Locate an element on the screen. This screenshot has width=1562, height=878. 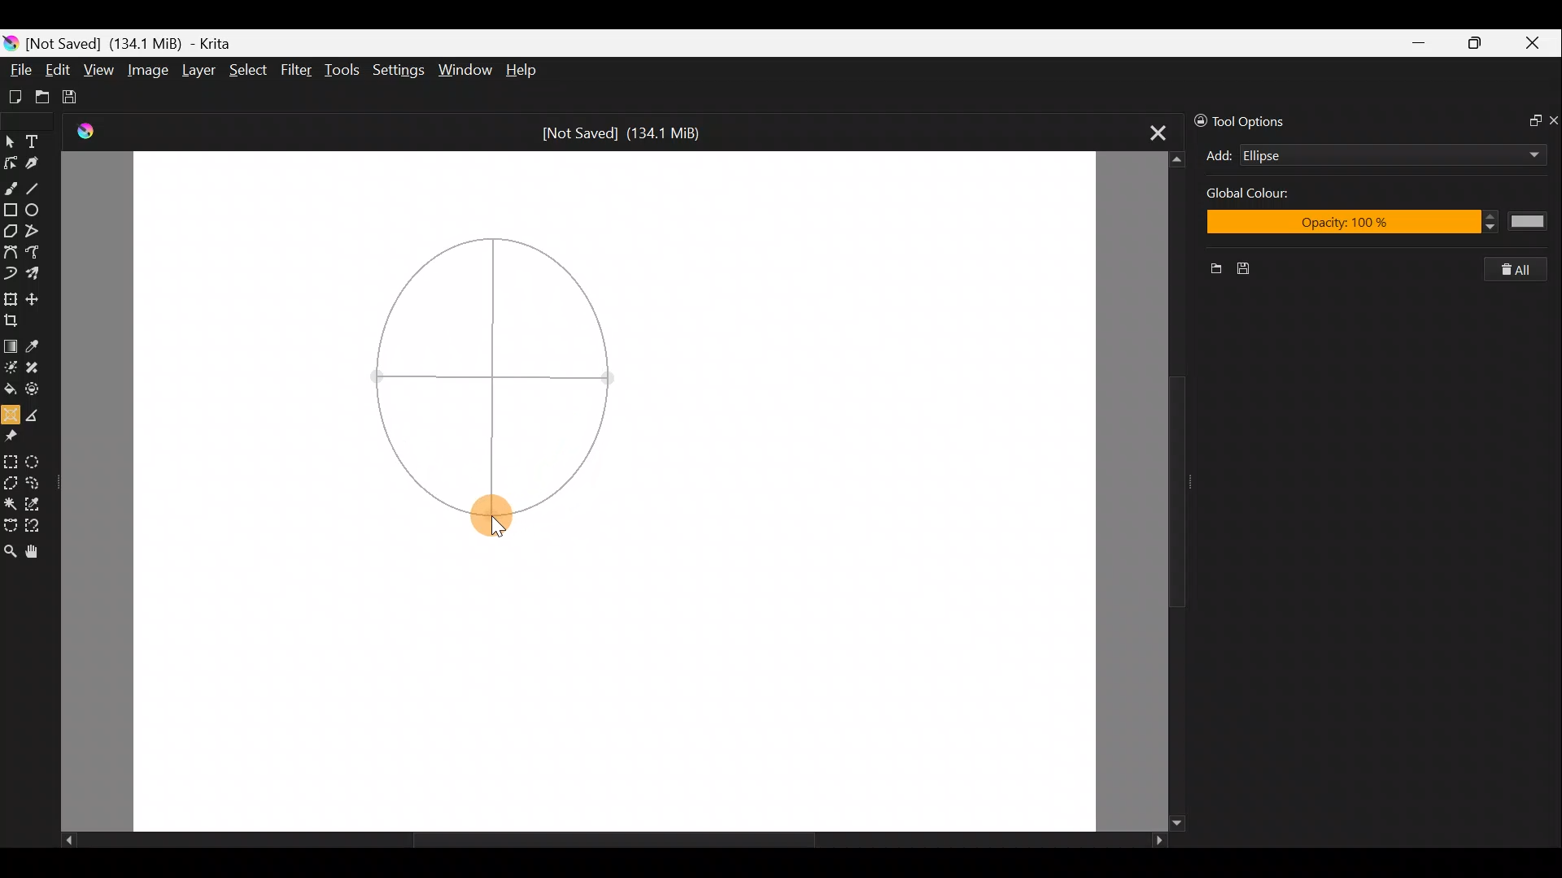
[Not Saved] (134.1 MiB) - Krita is located at coordinates (142, 44).